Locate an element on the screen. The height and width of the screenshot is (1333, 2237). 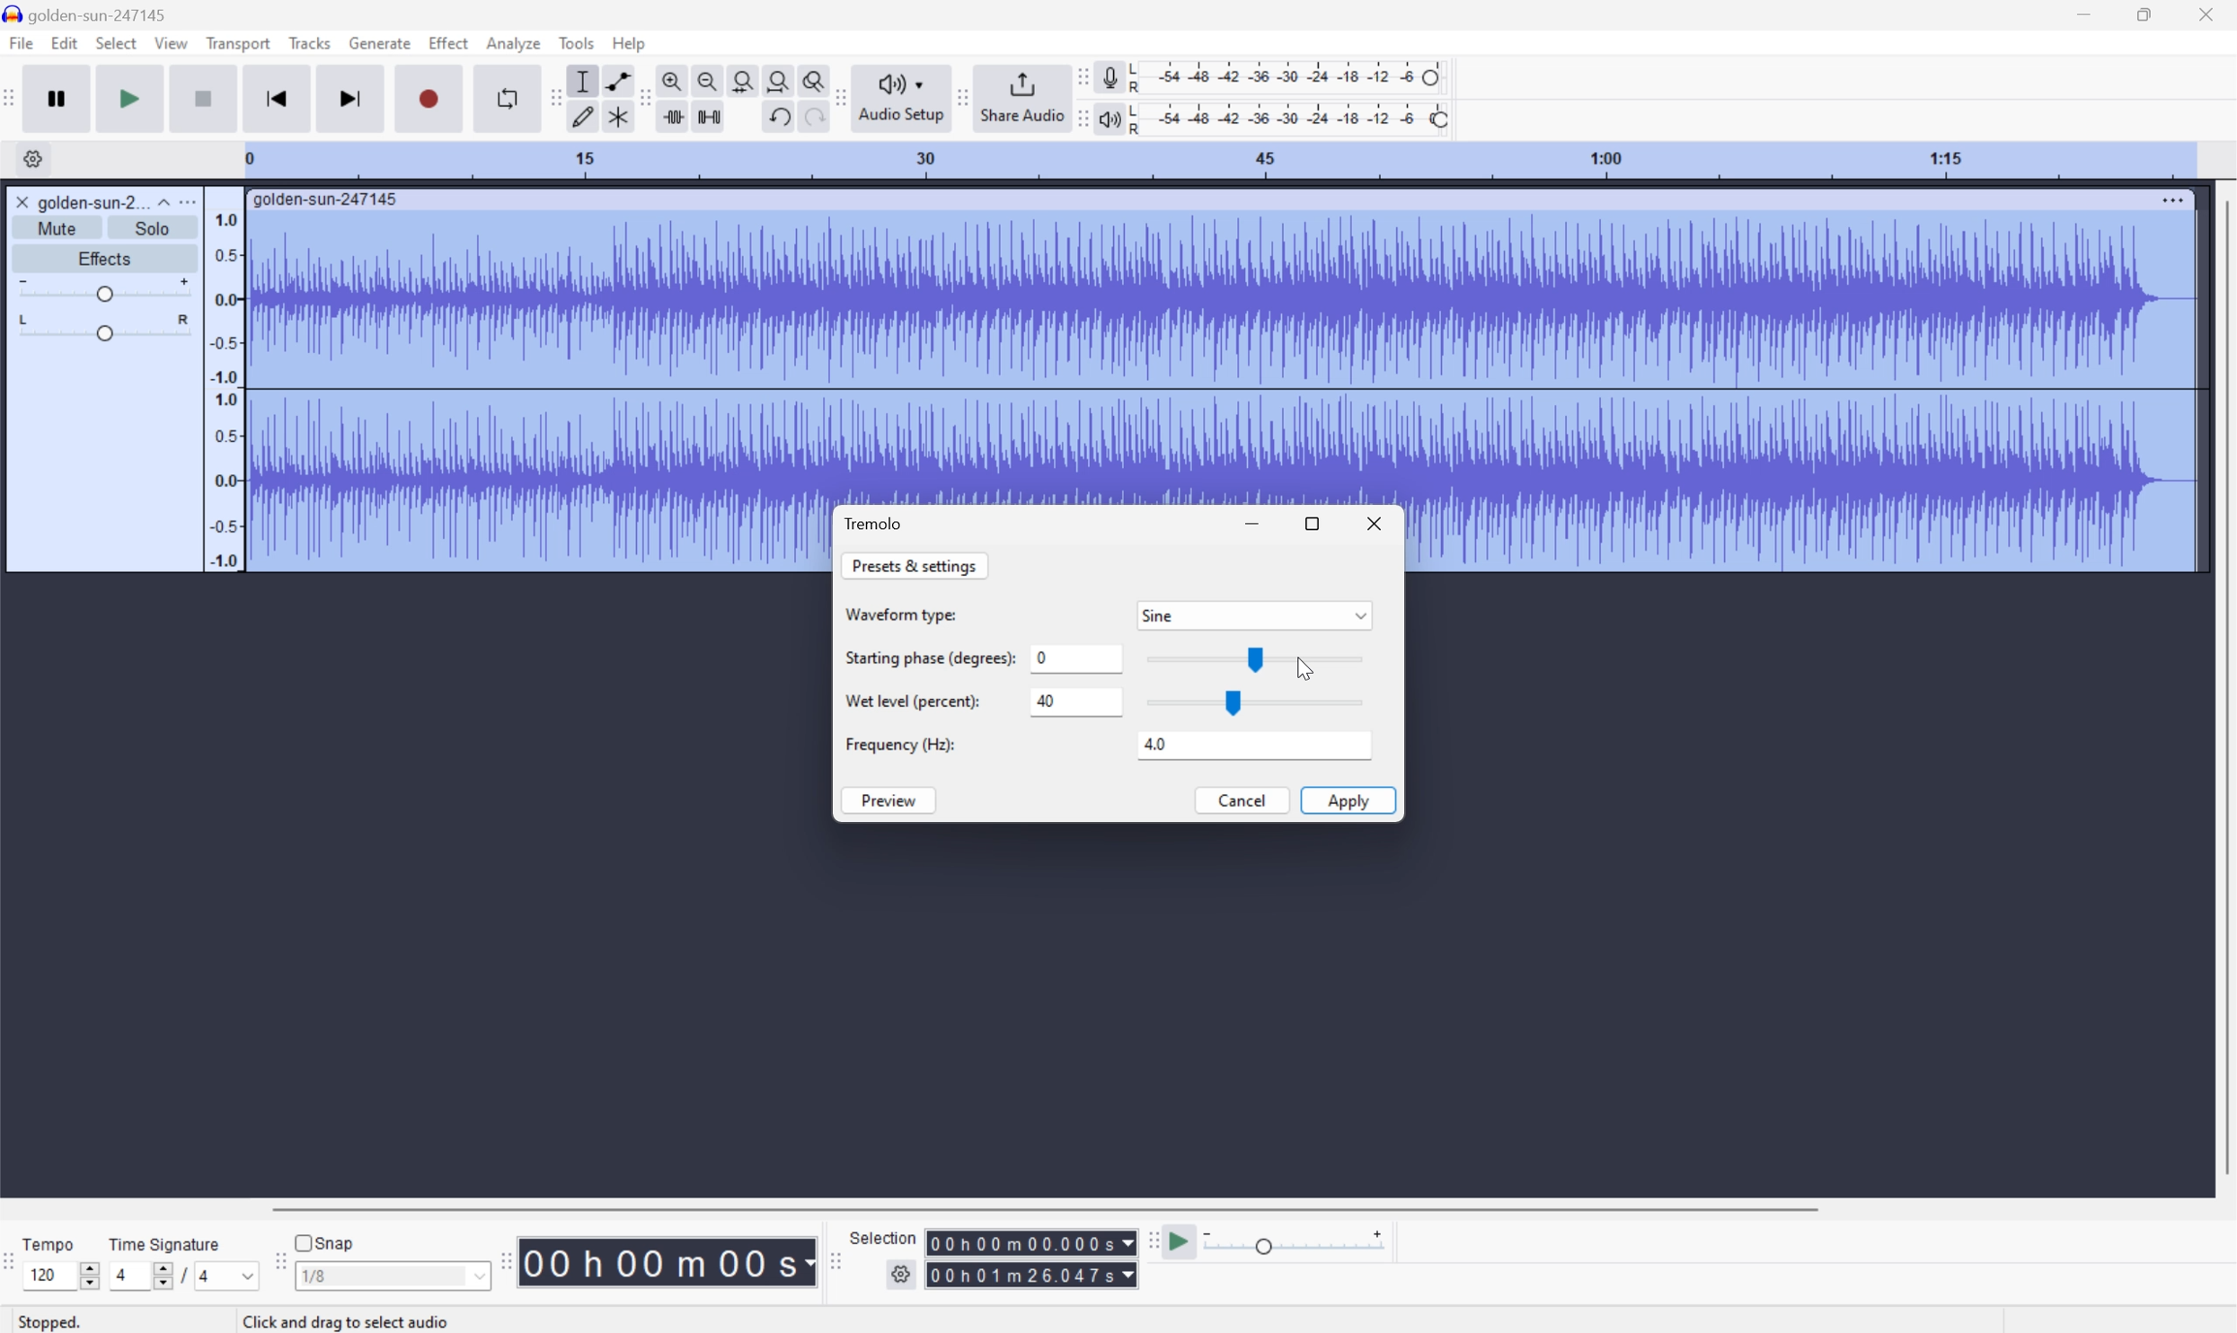
More is located at coordinates (191, 199).